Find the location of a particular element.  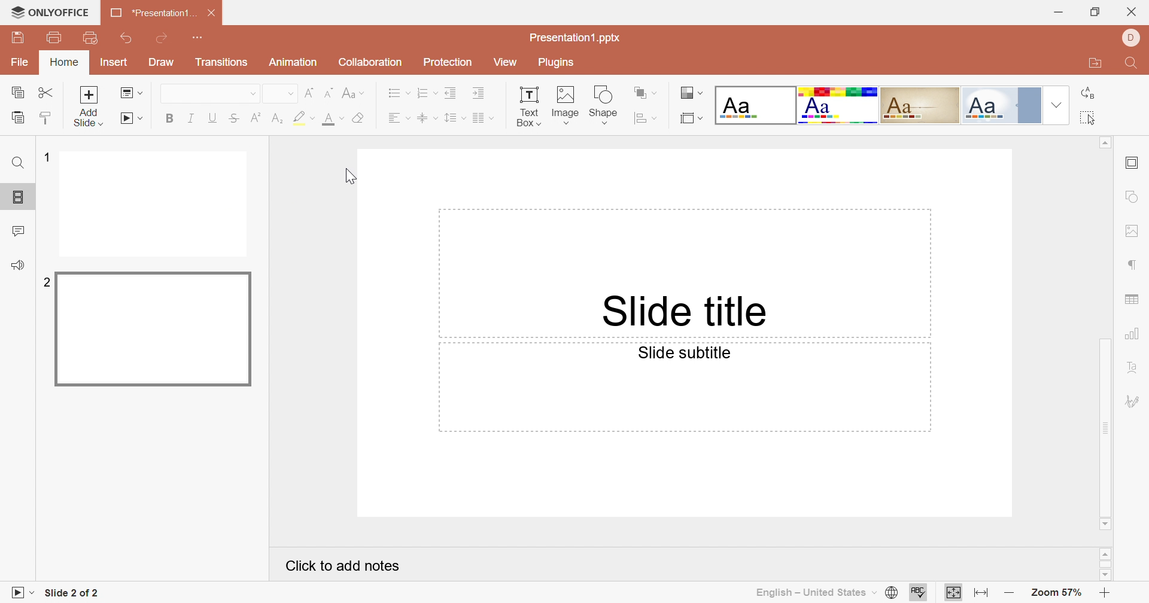

Insert is located at coordinates (116, 62).